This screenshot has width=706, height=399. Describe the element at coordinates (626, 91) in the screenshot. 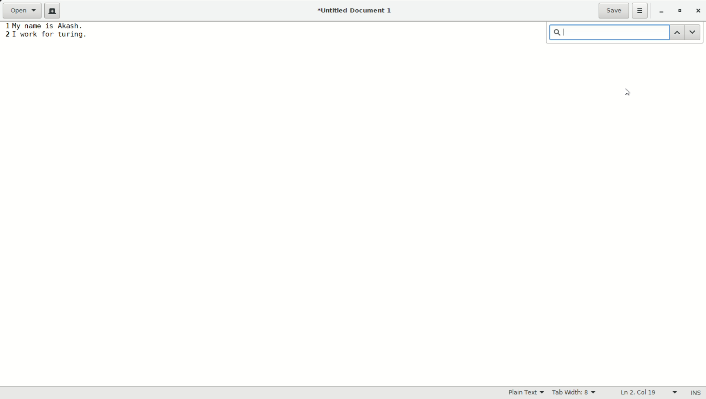

I see `cursor` at that location.